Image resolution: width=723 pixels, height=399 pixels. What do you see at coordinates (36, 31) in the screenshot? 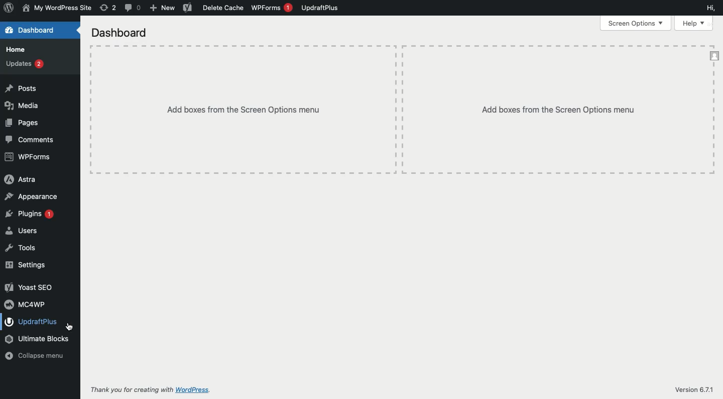
I see `Dashboard` at bounding box center [36, 31].